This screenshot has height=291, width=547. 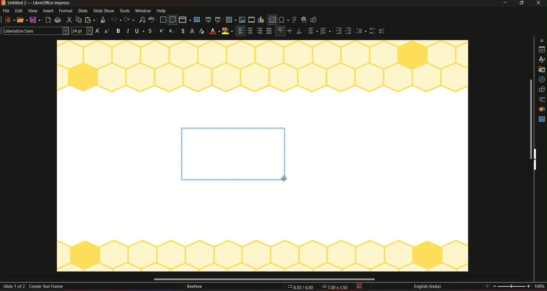 What do you see at coordinates (90, 19) in the screenshot?
I see `paste` at bounding box center [90, 19].